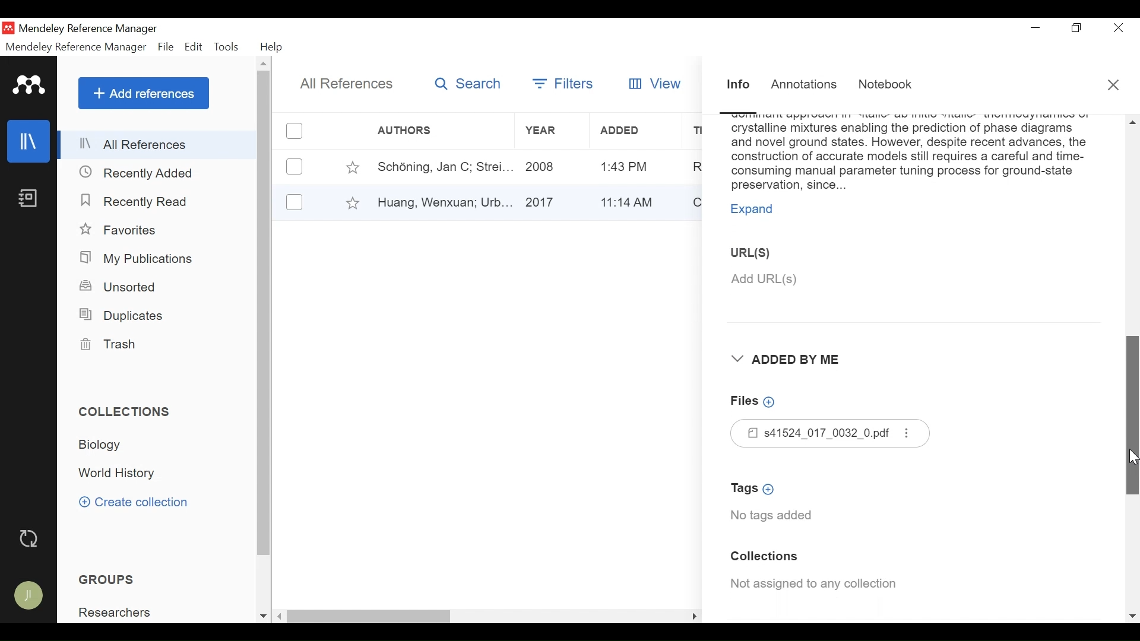  What do you see at coordinates (888, 85) in the screenshot?
I see `Notebook` at bounding box center [888, 85].